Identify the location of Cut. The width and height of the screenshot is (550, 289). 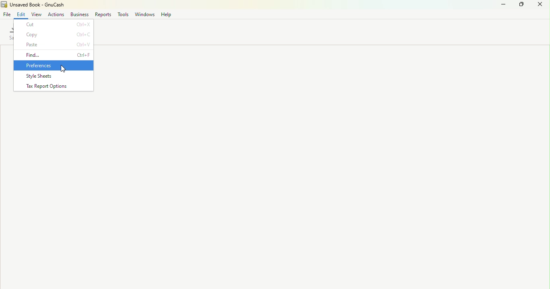
(54, 24).